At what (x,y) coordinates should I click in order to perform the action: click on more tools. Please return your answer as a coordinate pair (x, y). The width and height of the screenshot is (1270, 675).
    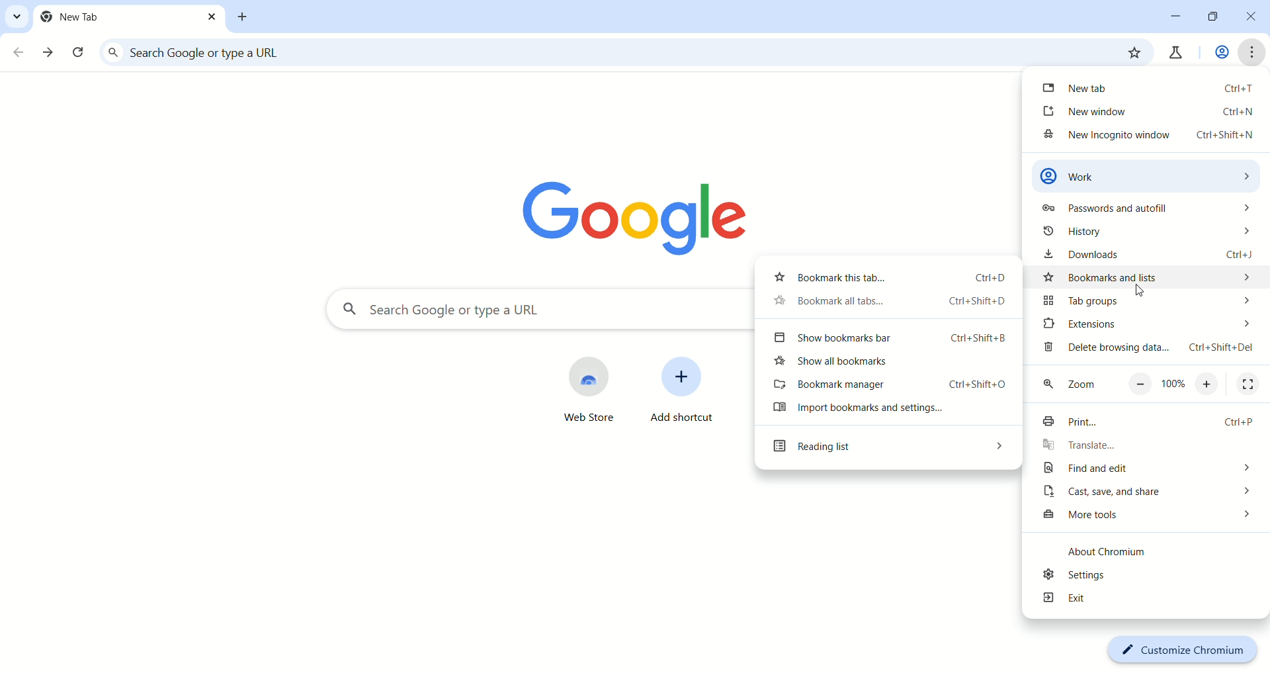
    Looking at the image, I should click on (1146, 517).